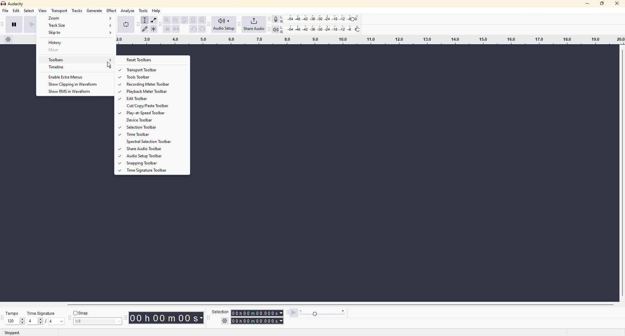  I want to click on Timeline, so click(80, 67).